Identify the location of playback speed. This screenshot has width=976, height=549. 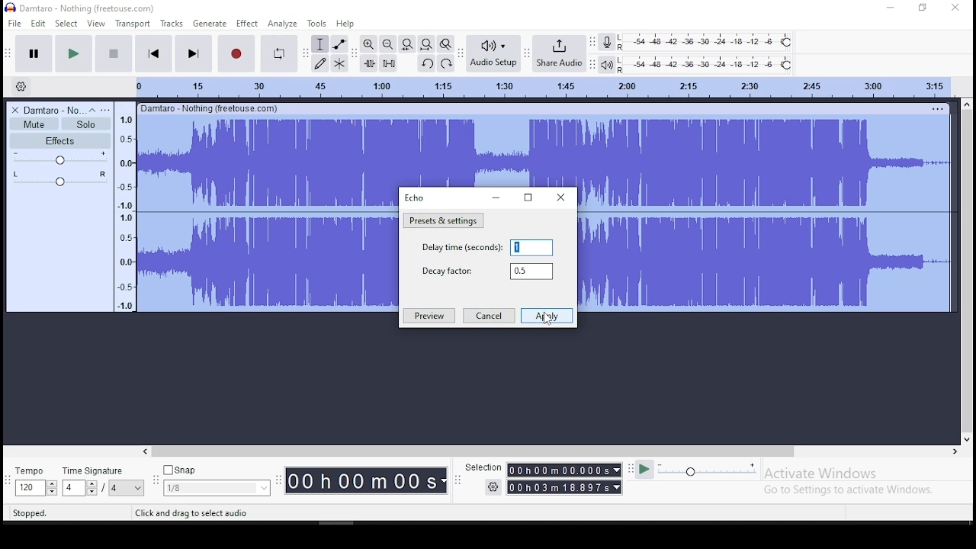
(708, 470).